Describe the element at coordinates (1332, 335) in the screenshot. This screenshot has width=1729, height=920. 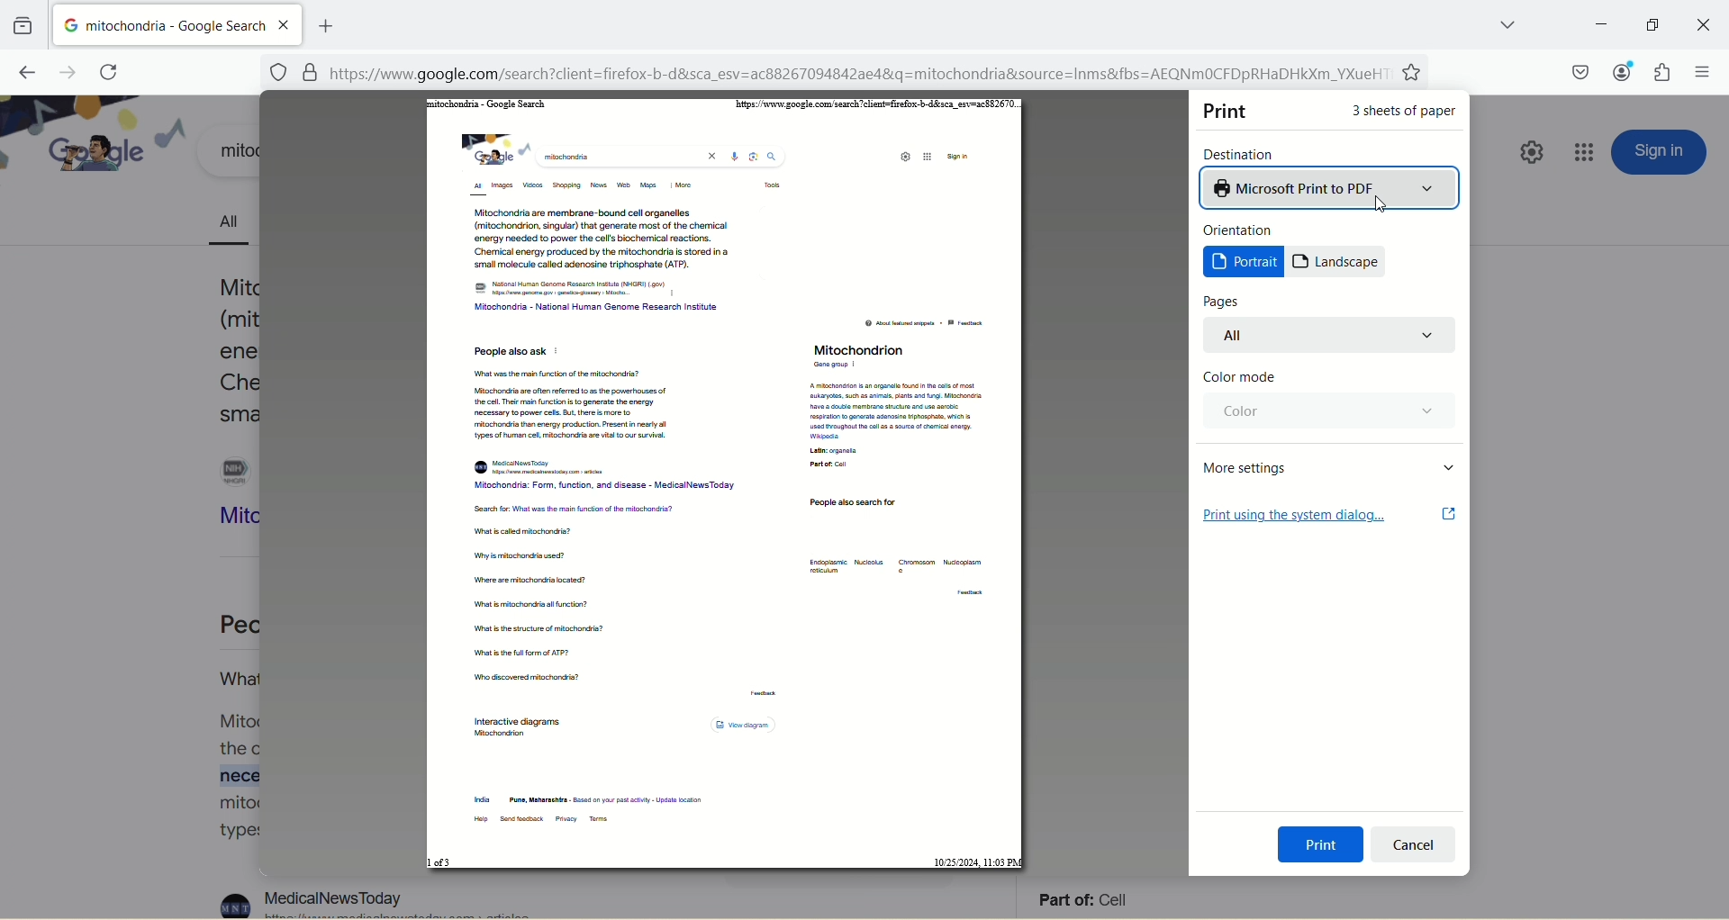
I see `all` at that location.